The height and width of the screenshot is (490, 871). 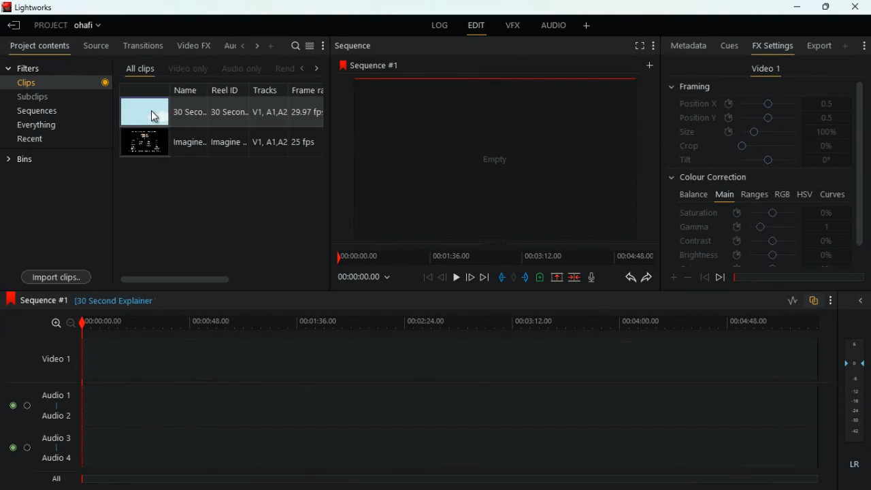 What do you see at coordinates (308, 142) in the screenshot?
I see `25 fps` at bounding box center [308, 142].